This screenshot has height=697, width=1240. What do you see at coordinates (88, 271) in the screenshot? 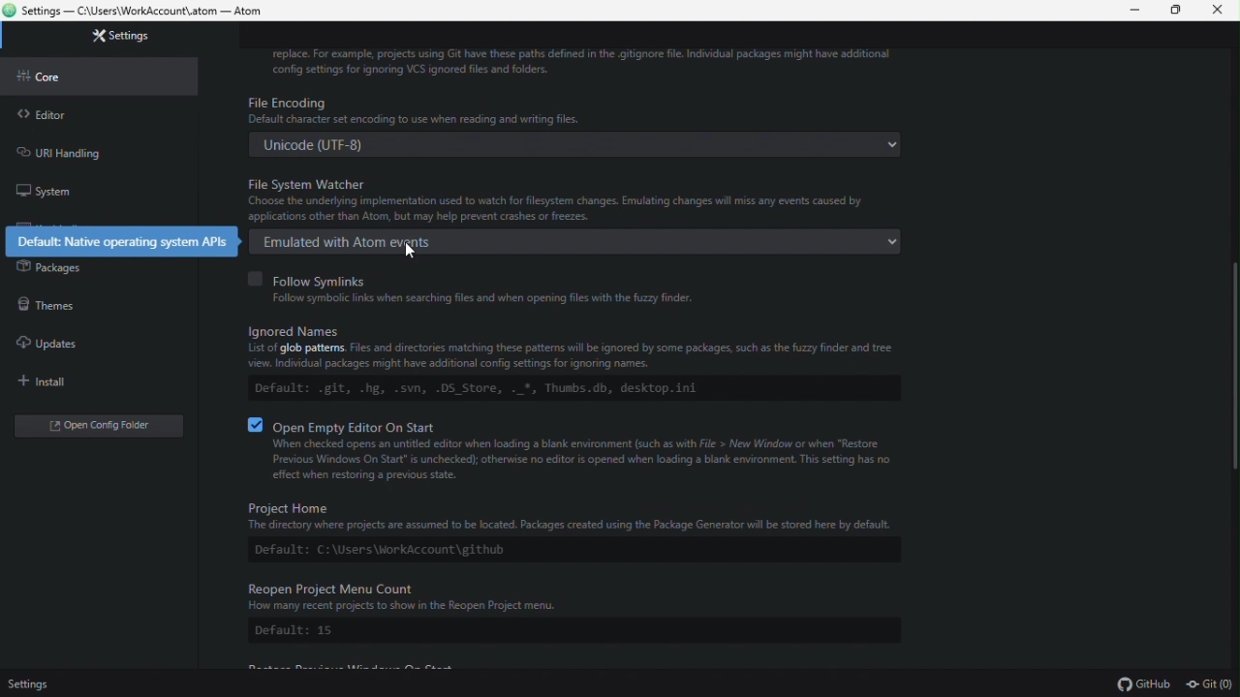
I see `packages` at bounding box center [88, 271].